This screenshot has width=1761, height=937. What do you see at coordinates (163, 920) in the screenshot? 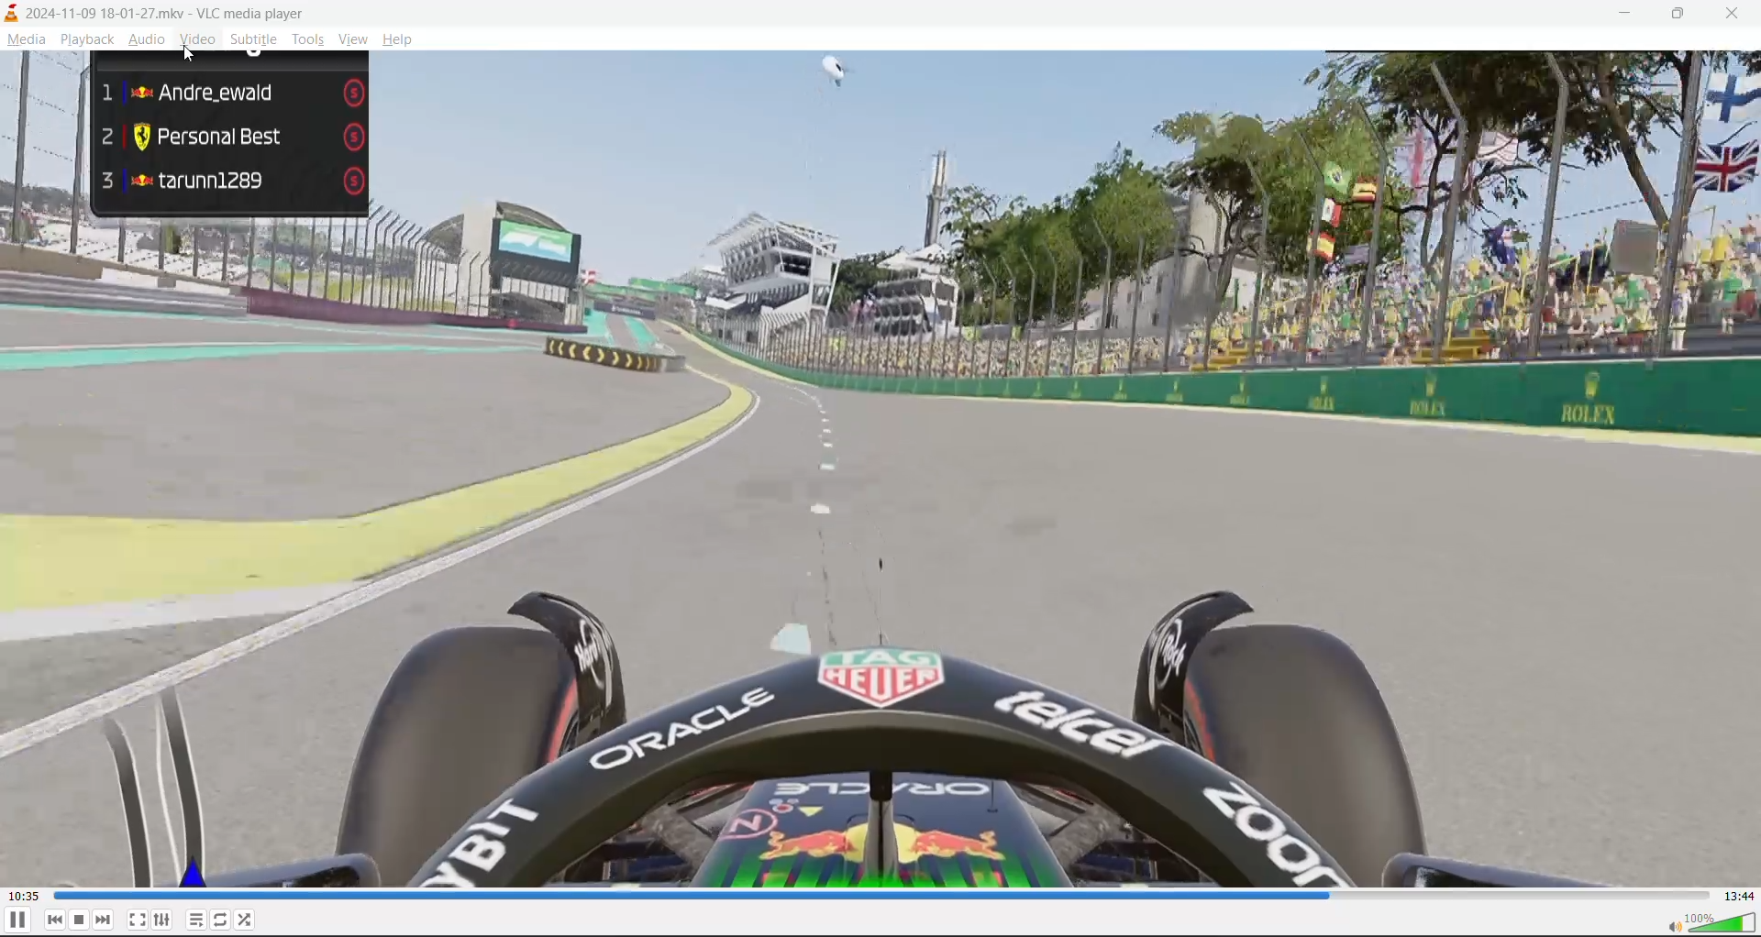
I see `settings` at bounding box center [163, 920].